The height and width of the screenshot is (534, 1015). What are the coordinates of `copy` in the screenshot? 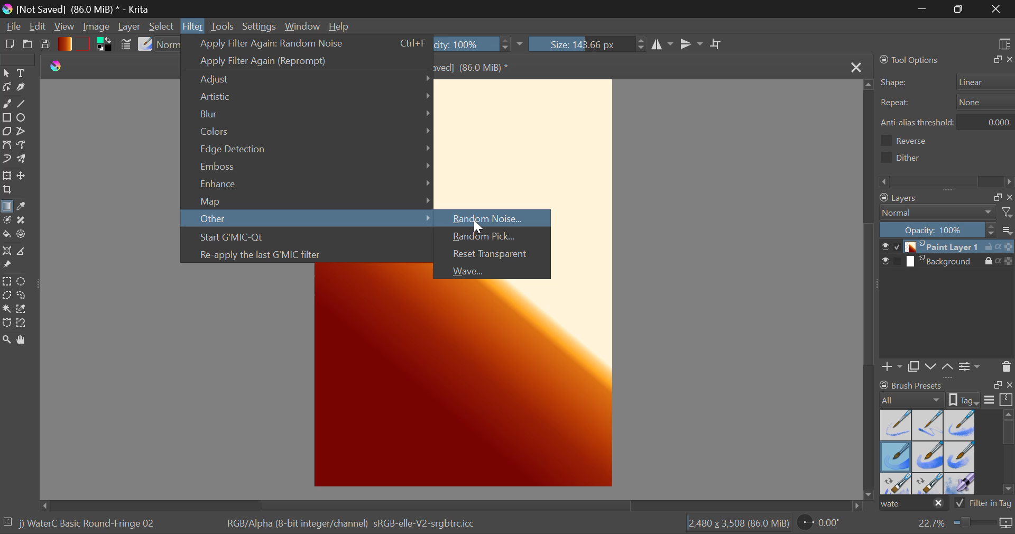 It's located at (913, 367).